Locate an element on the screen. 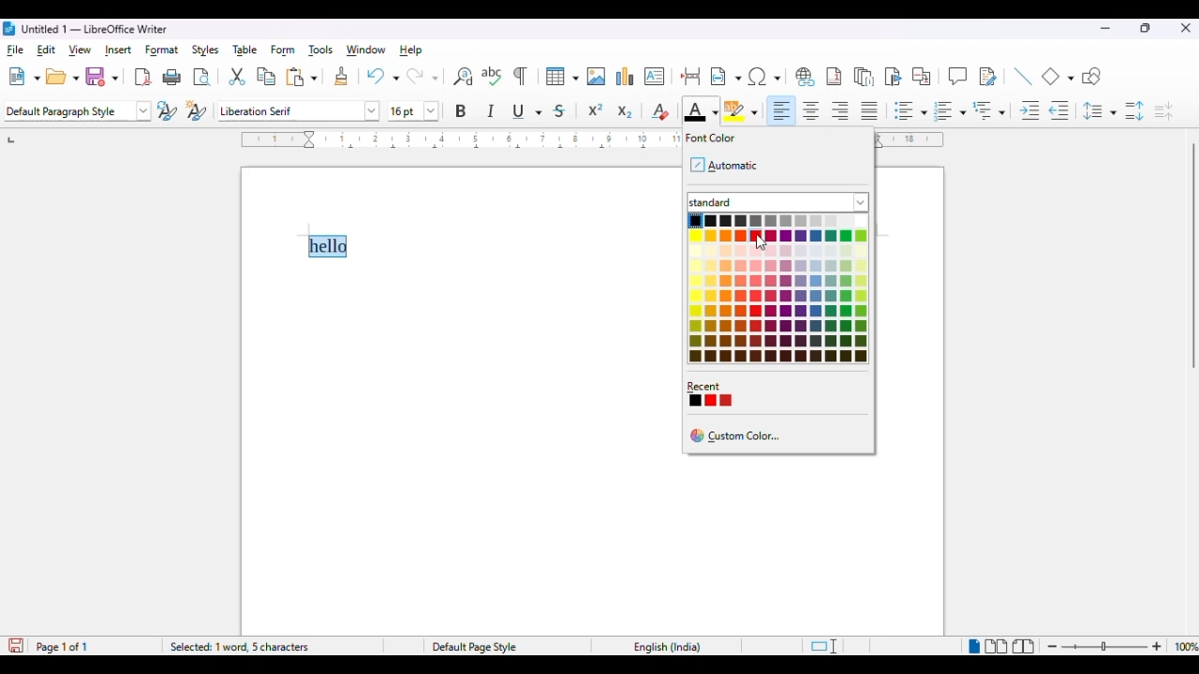 The height and width of the screenshot is (674, 1199). check spelling is located at coordinates (493, 76).